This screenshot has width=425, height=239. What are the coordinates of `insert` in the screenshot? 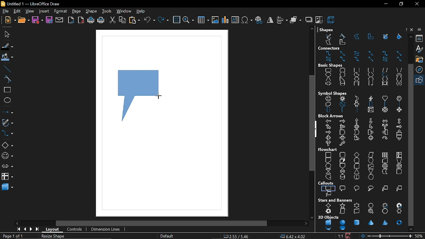 It's located at (44, 11).